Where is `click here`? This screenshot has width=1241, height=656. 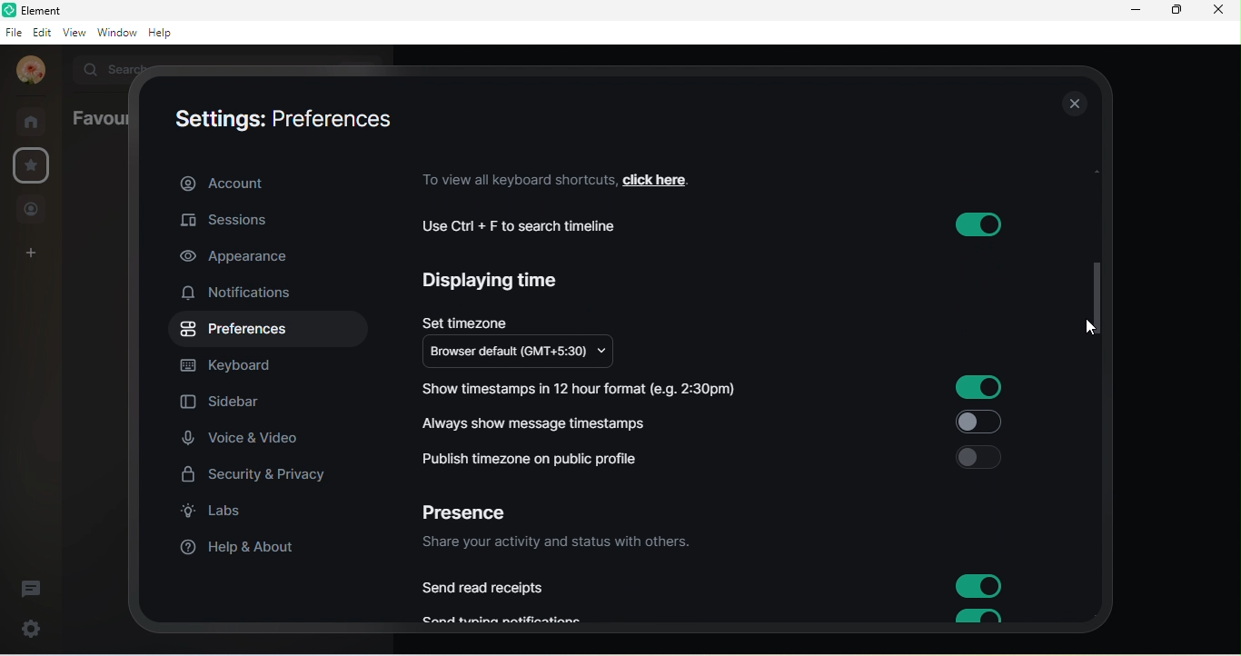 click here is located at coordinates (668, 178).